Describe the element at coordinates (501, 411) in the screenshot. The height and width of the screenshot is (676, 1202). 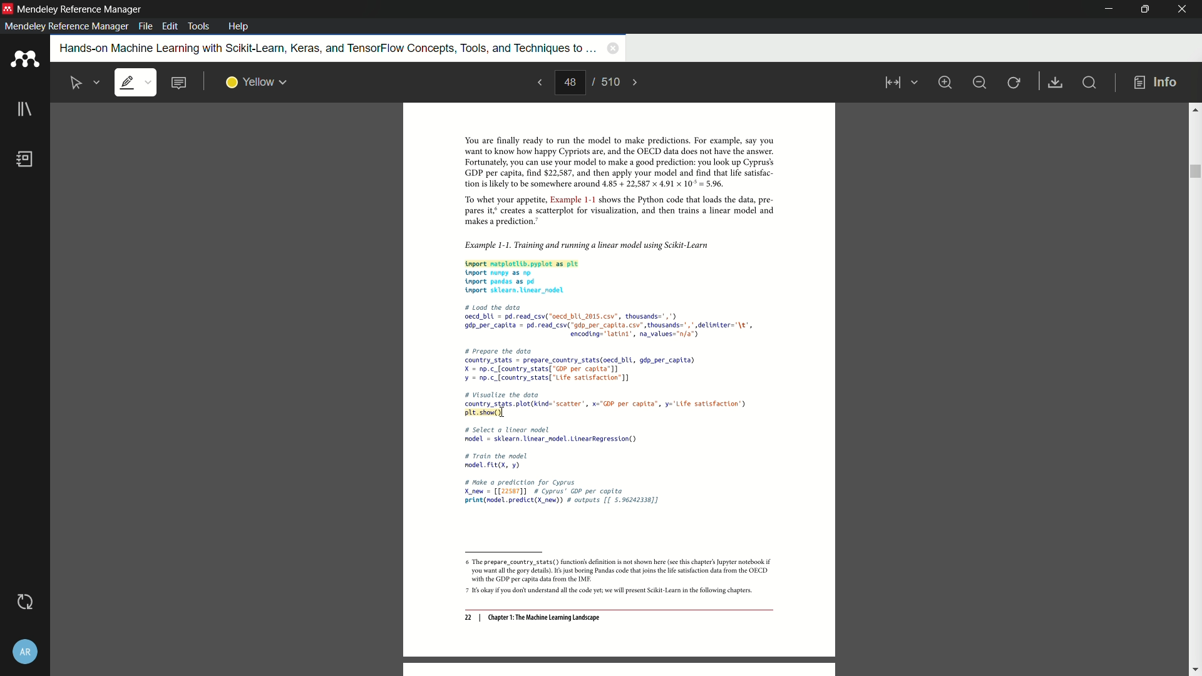
I see `cursor` at that location.